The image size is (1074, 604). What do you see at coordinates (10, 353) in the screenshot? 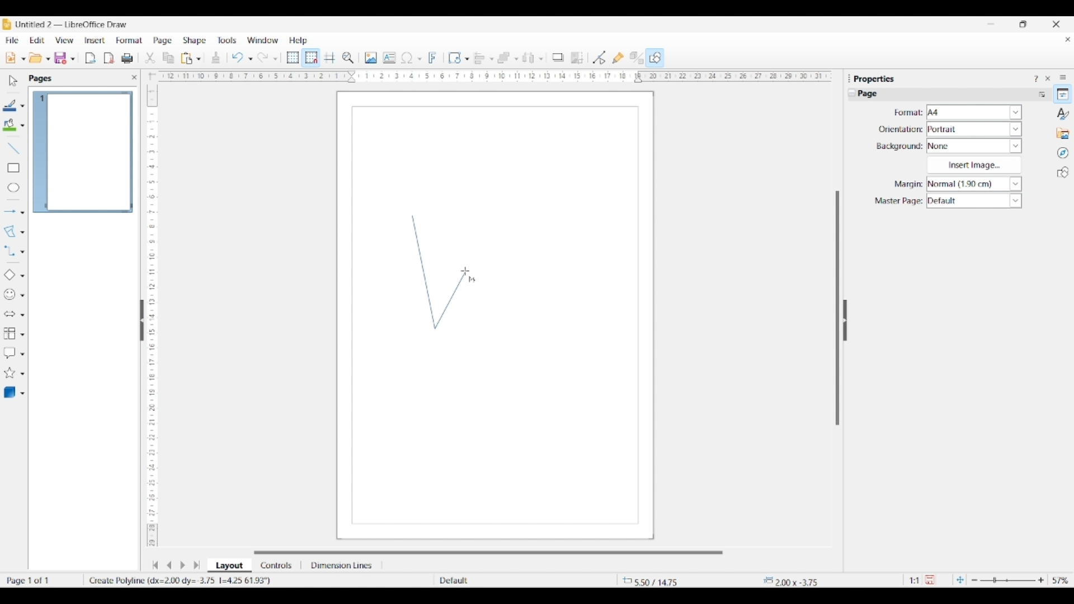
I see `Selected callout shape` at bounding box center [10, 353].